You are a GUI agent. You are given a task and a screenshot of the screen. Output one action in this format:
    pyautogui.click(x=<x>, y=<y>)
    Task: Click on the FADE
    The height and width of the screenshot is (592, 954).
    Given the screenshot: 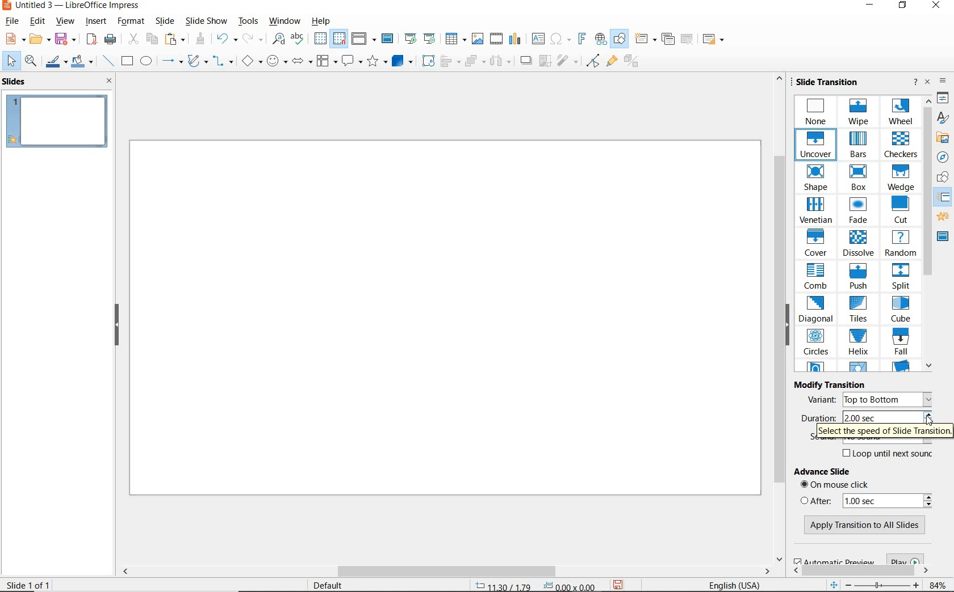 What is the action you would take?
    pyautogui.click(x=857, y=212)
    